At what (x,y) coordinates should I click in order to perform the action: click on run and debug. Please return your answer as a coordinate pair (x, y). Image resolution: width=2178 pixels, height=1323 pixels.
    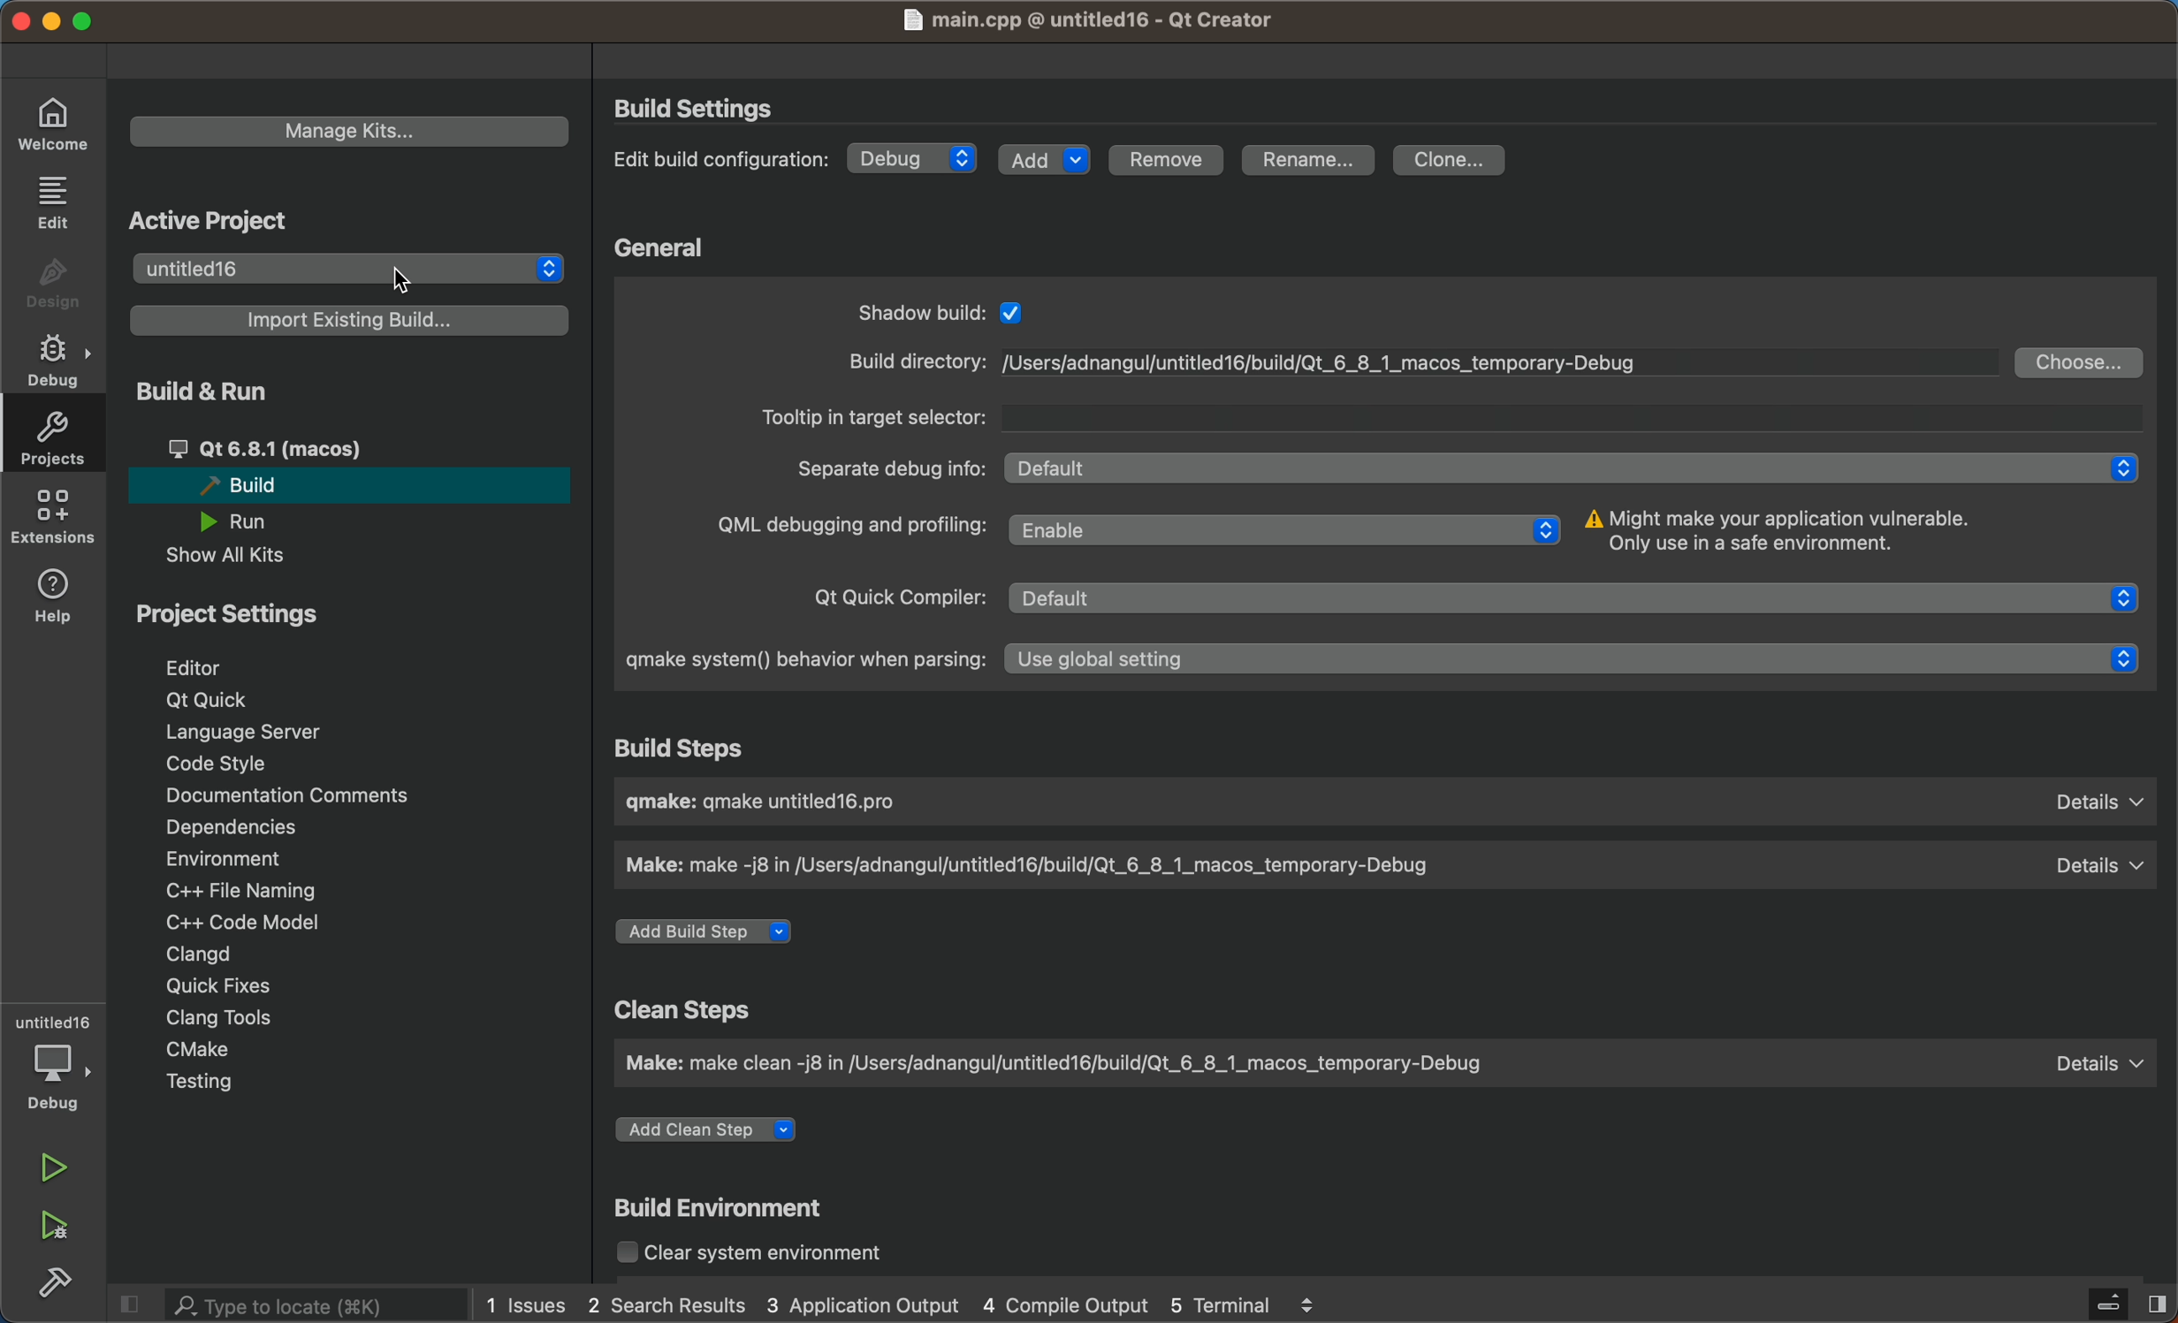
    Looking at the image, I should click on (52, 1228).